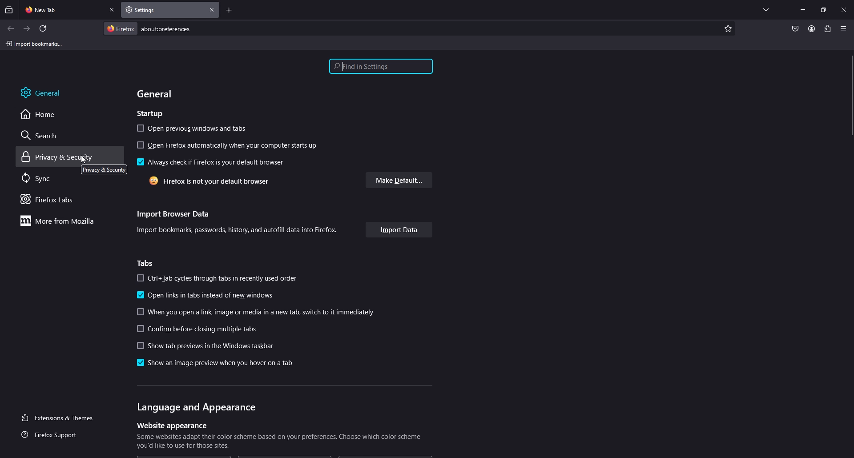 The width and height of the screenshot is (854, 458). What do you see at coordinates (27, 29) in the screenshot?
I see `forward` at bounding box center [27, 29].